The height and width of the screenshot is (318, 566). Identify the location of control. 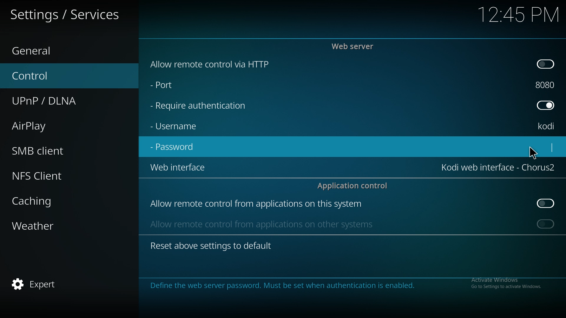
(57, 75).